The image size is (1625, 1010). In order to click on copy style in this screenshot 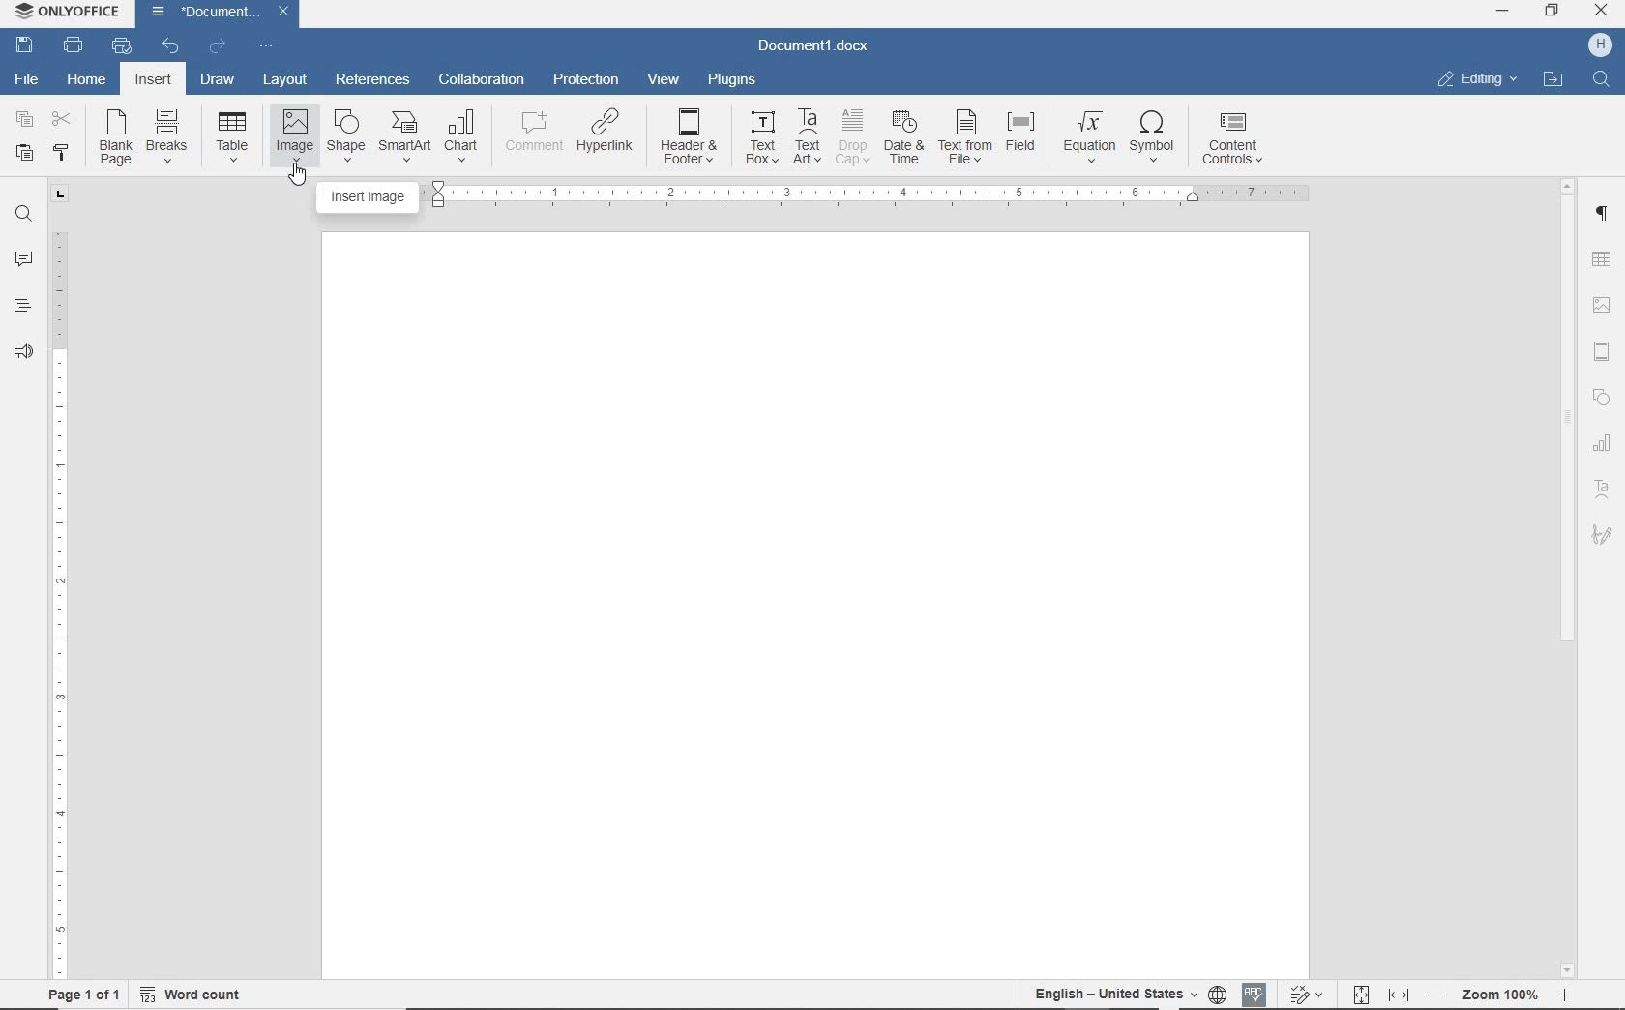, I will do `click(63, 153)`.